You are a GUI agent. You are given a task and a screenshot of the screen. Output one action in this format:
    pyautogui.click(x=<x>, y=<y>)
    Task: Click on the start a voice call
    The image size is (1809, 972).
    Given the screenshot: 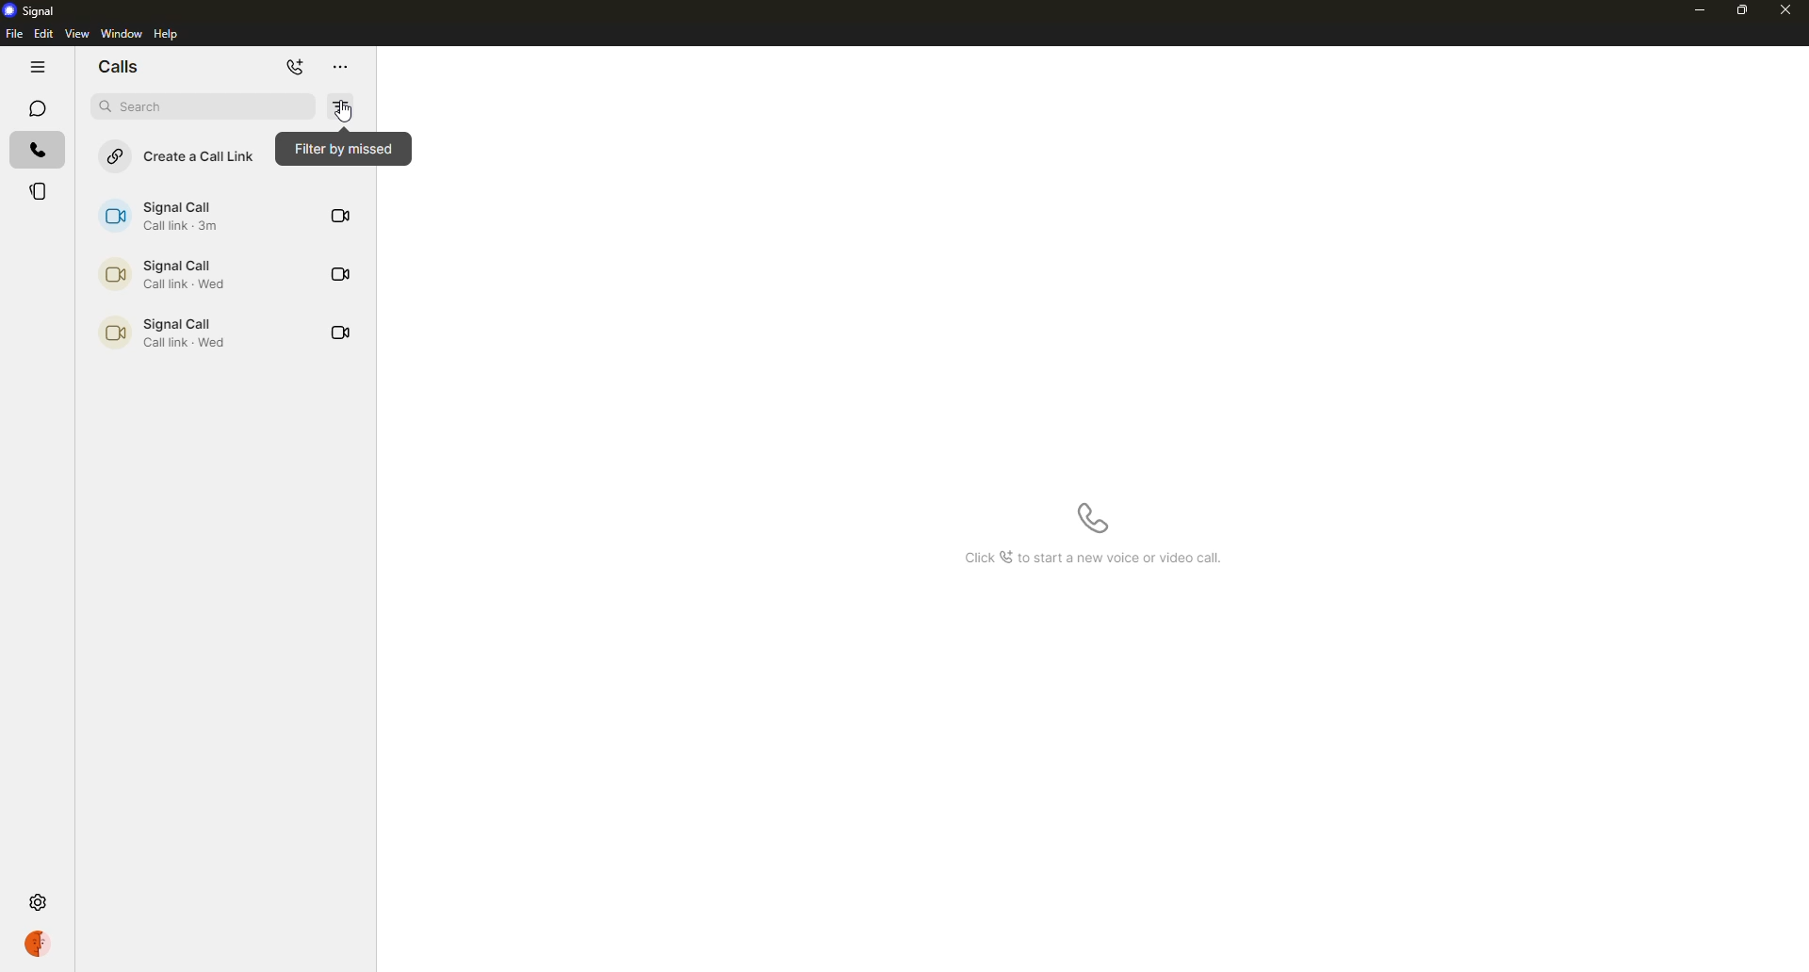 What is the action you would take?
    pyautogui.click(x=1094, y=519)
    